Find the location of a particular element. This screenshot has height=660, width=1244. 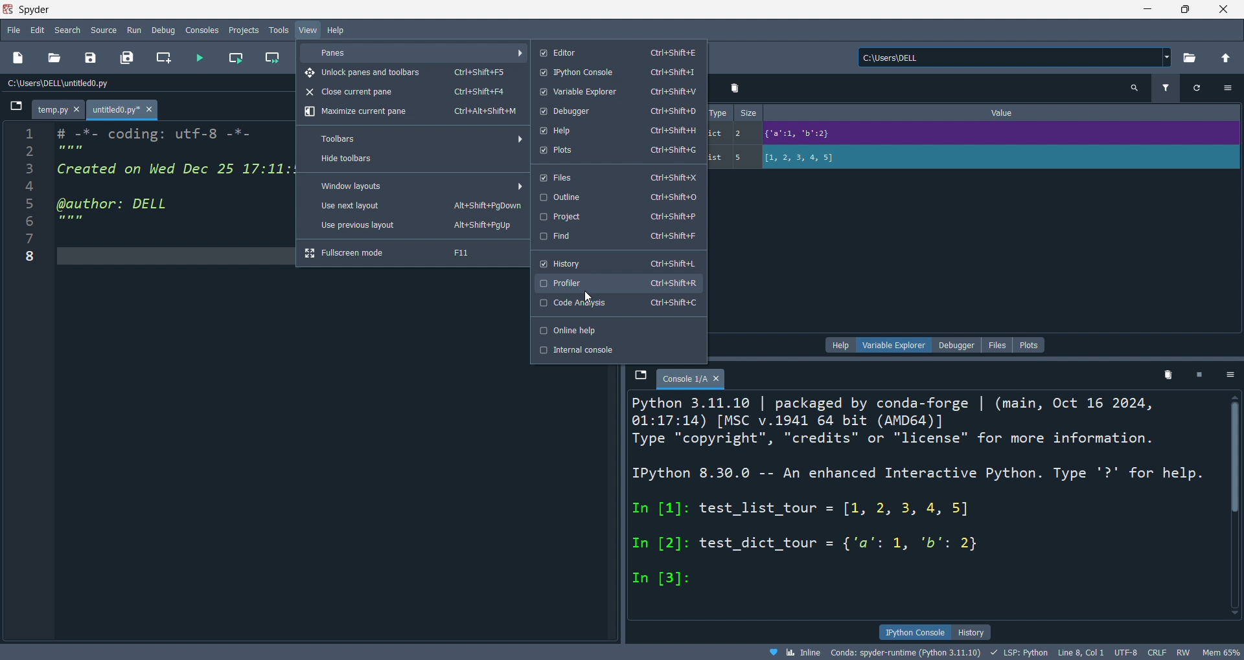

tab - Console 1/A is located at coordinates (691, 377).